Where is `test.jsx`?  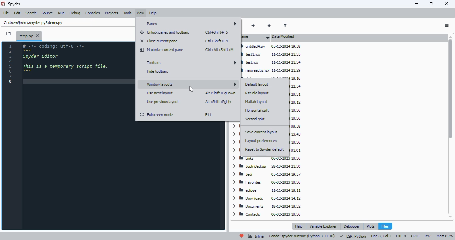 test.jsx is located at coordinates (272, 62).